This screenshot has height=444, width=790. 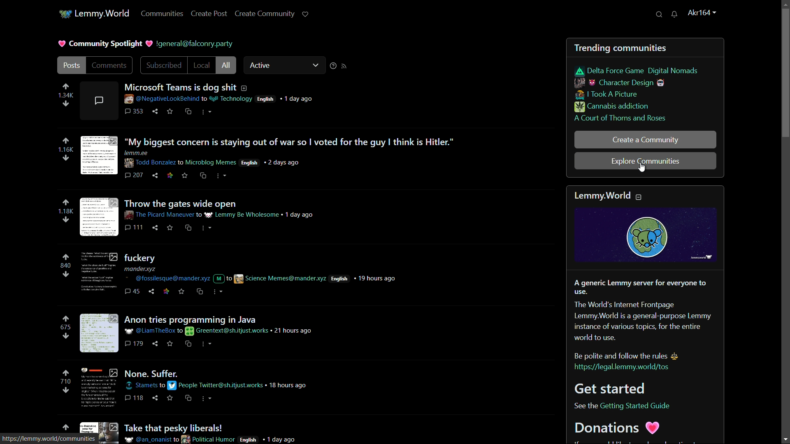 What do you see at coordinates (65, 220) in the screenshot?
I see `downvote` at bounding box center [65, 220].